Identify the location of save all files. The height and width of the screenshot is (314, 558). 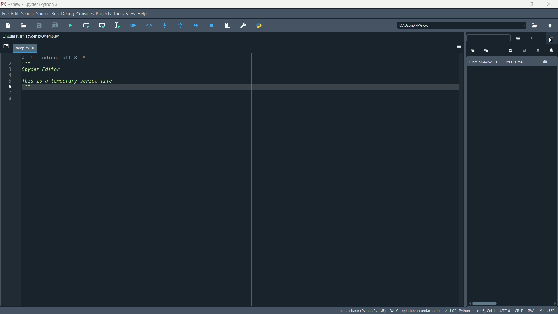
(55, 26).